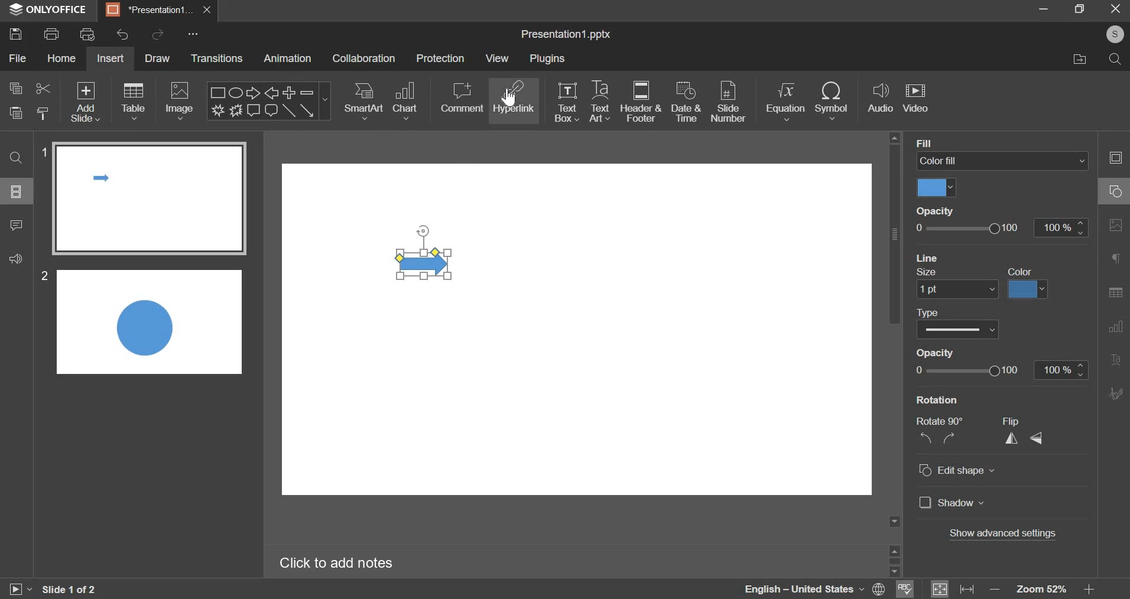 The width and height of the screenshot is (1130, 599). What do you see at coordinates (936, 353) in the screenshot?
I see `Opacity` at bounding box center [936, 353].